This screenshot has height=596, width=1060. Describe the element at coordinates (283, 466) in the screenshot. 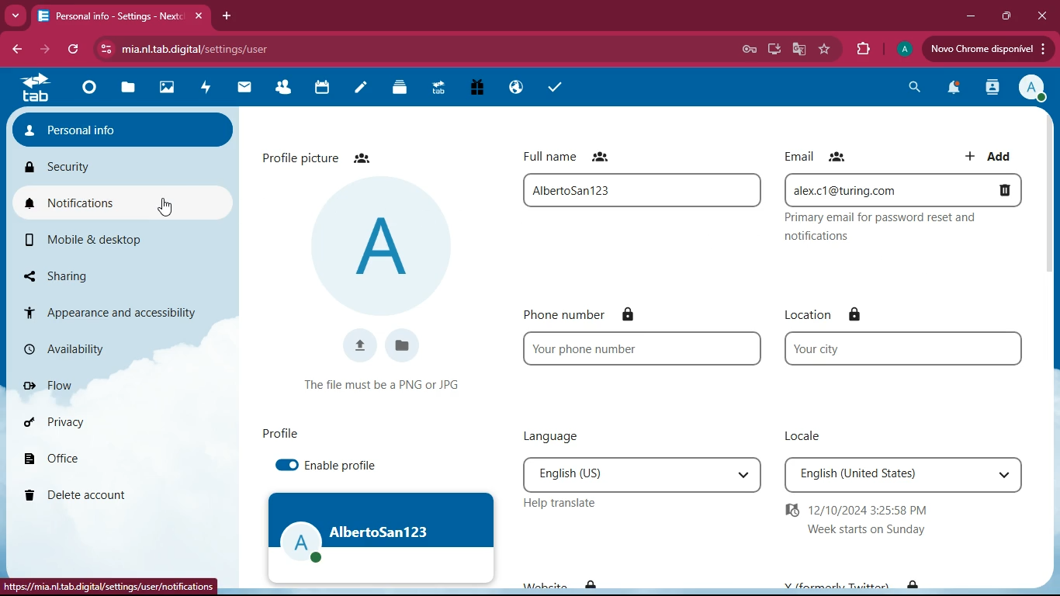

I see `enable` at that location.